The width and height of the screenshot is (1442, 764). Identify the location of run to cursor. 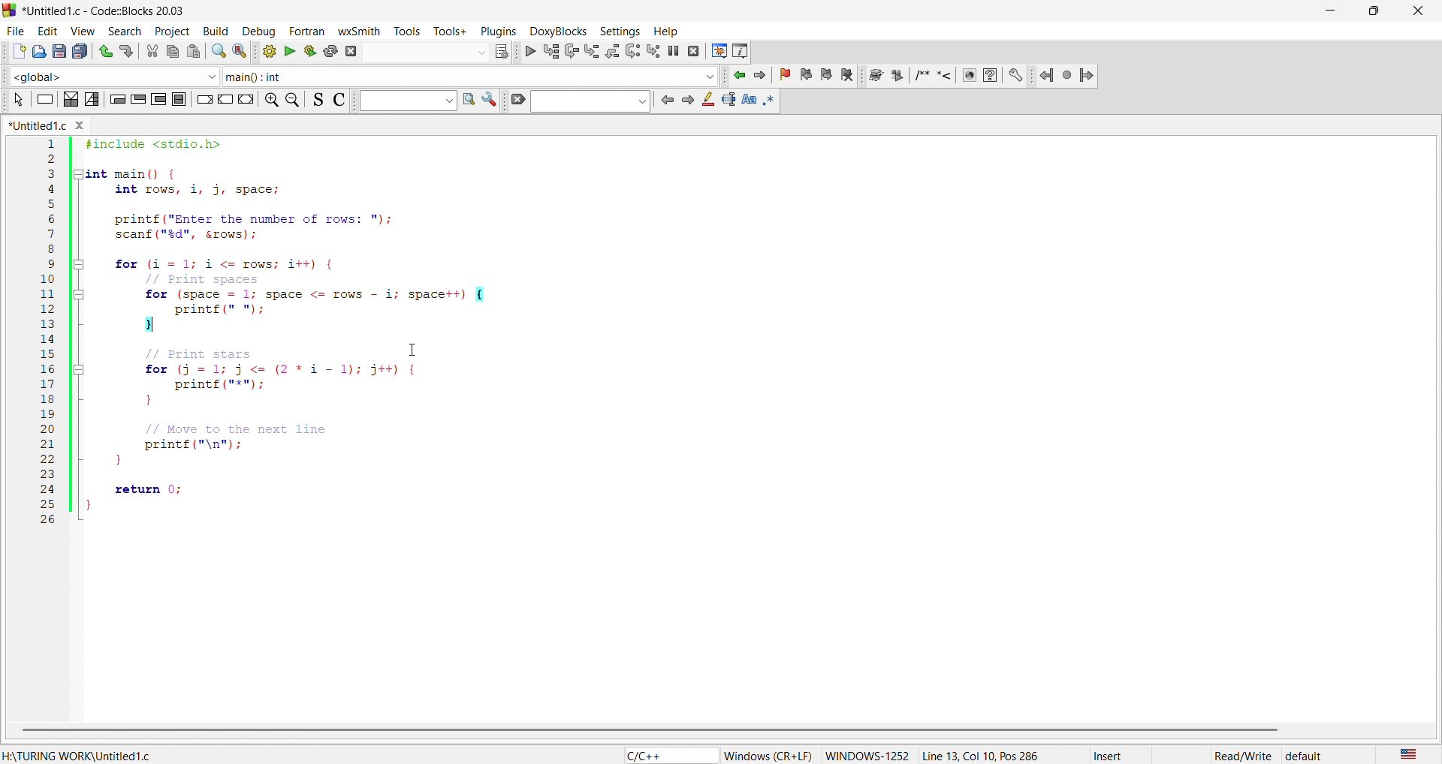
(551, 51).